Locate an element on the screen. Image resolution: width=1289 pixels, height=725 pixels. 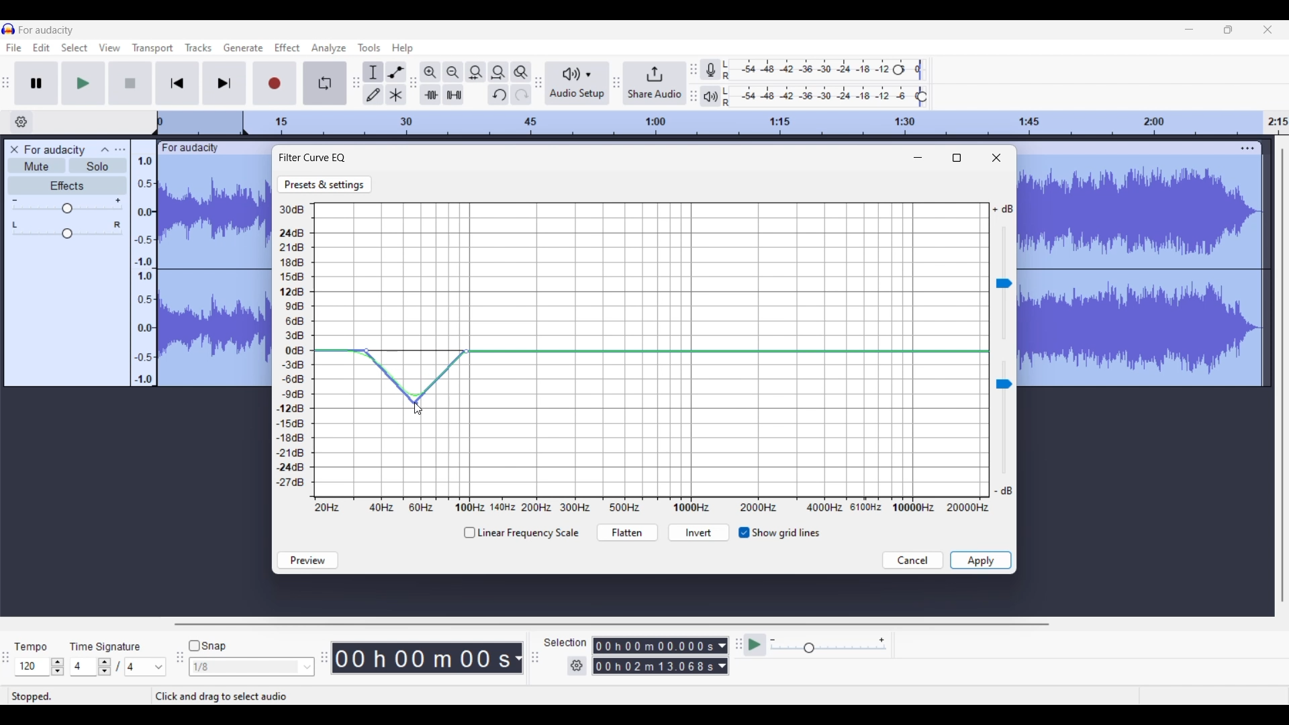
TIme signature is located at coordinates (106, 645).